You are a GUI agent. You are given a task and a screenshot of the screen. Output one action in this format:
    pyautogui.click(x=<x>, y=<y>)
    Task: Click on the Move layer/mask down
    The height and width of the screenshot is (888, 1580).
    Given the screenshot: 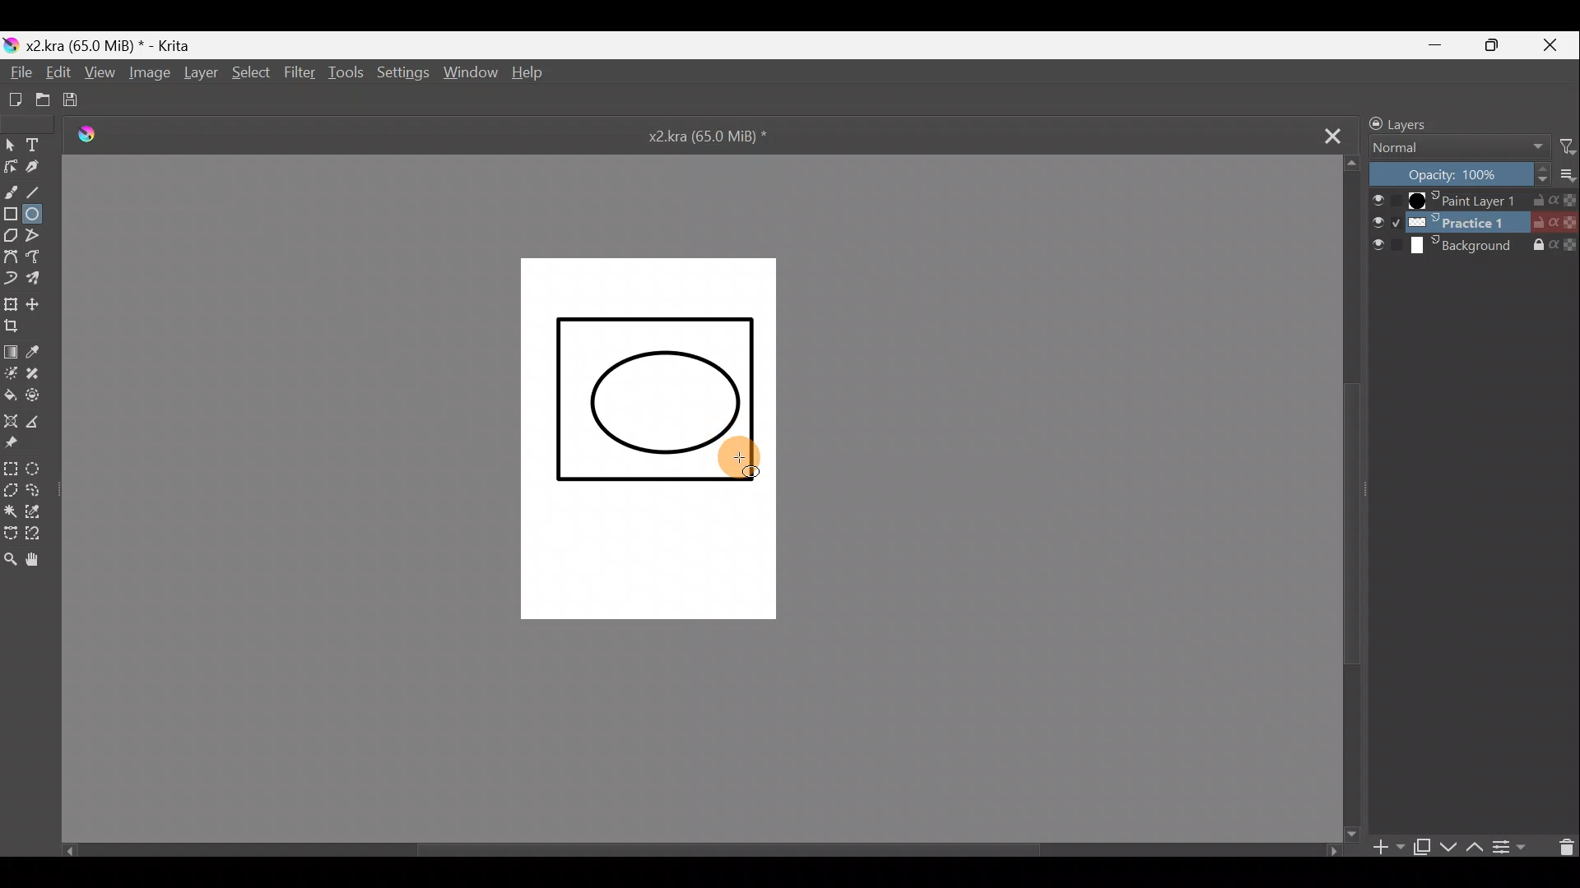 What is the action you would take?
    pyautogui.click(x=1448, y=841)
    